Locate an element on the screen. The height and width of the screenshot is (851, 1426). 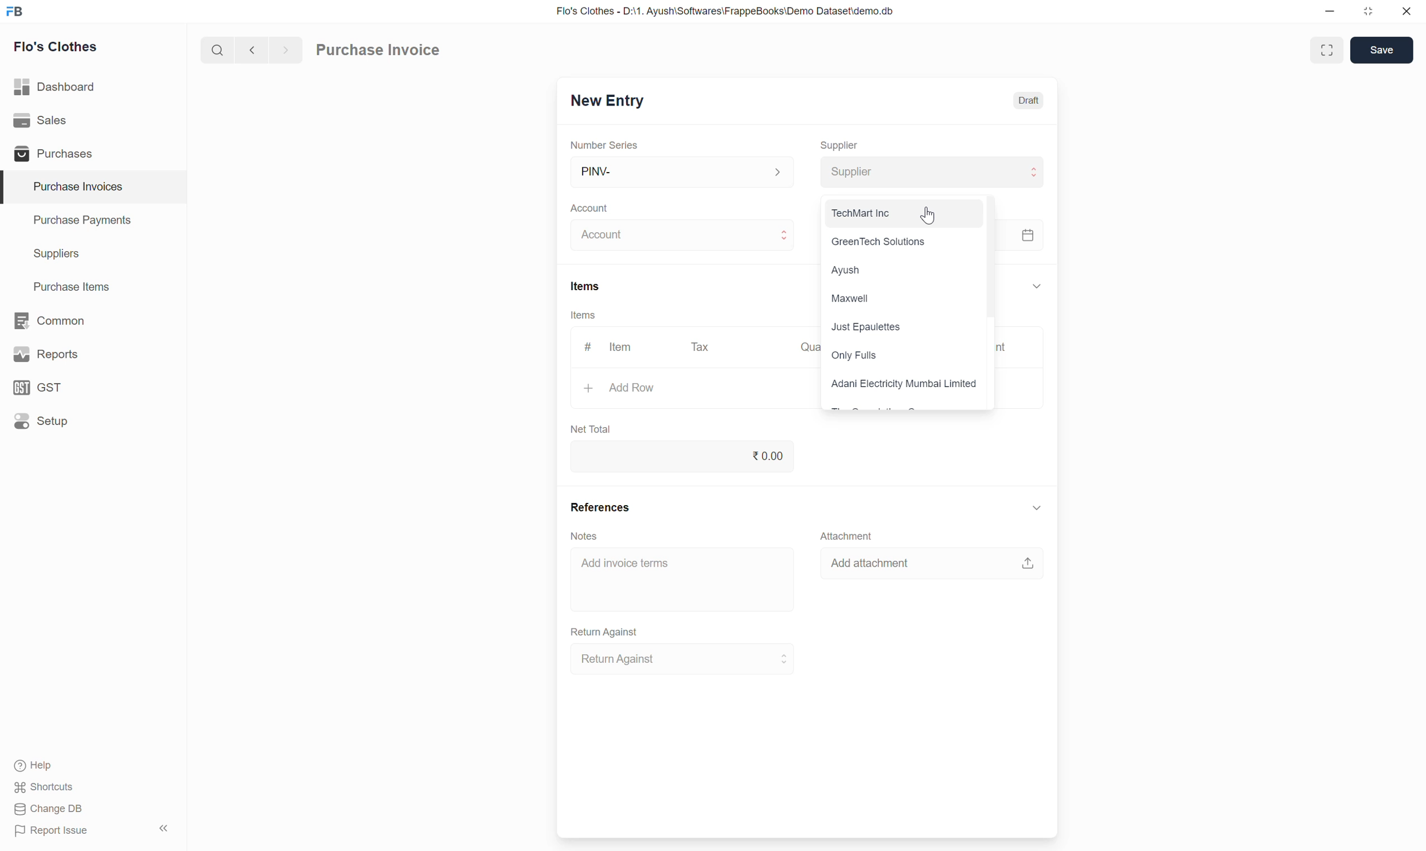
Adani Electricity Mumbai Limited is located at coordinates (904, 384).